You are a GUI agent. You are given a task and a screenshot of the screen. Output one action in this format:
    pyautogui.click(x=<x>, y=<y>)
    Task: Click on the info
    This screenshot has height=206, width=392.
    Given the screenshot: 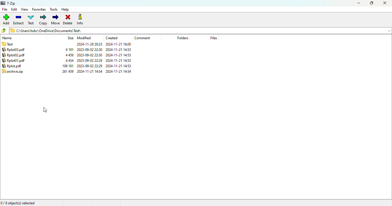 What is the action you would take?
    pyautogui.click(x=80, y=20)
    